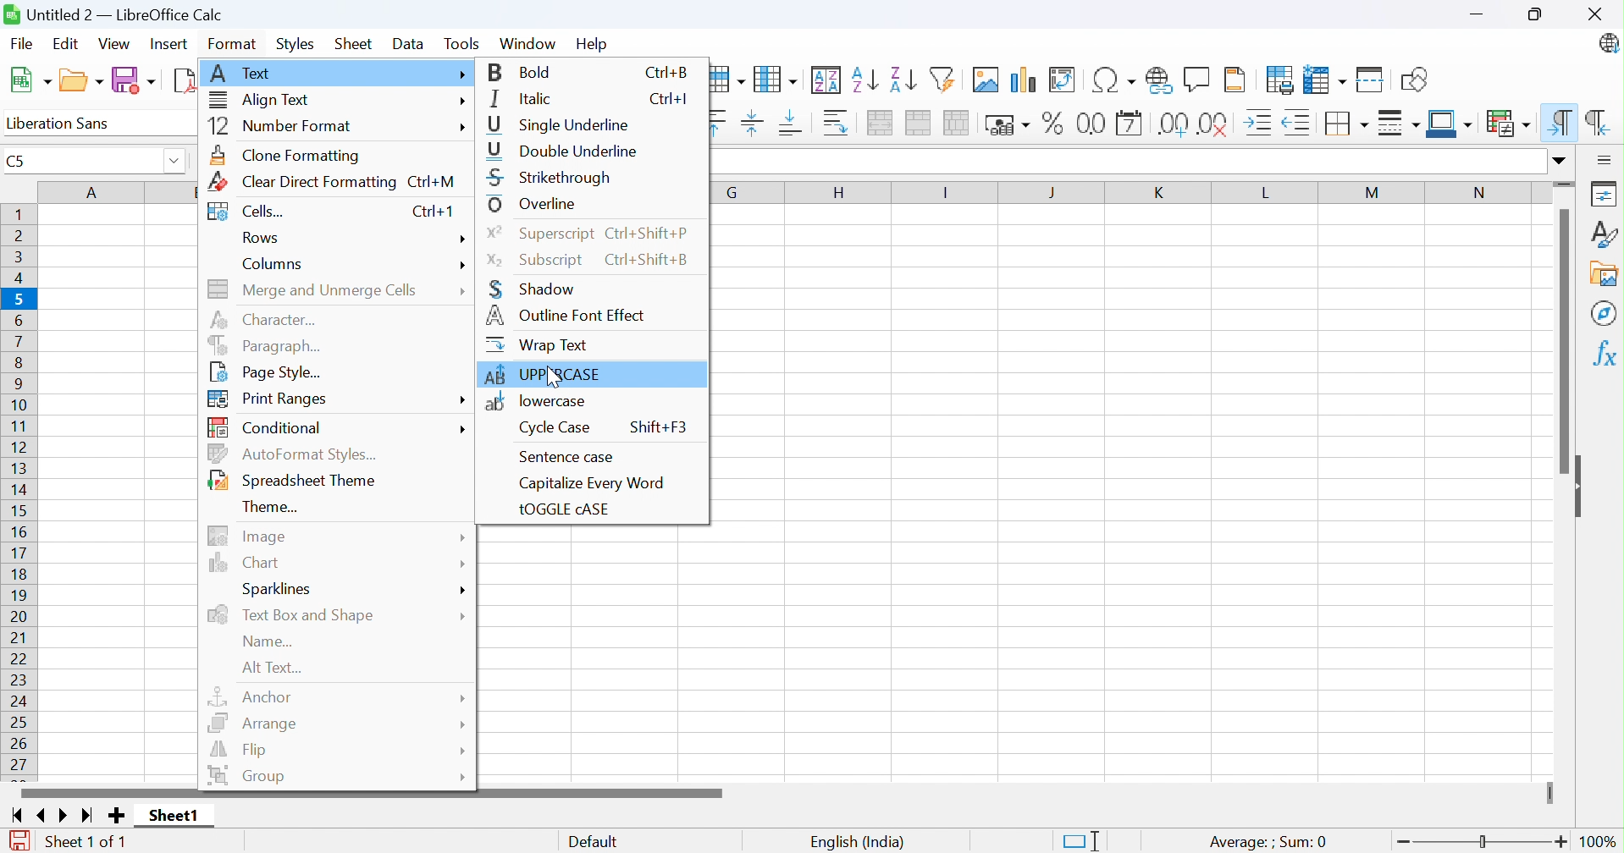 This screenshot has width=1624, height=853. Describe the element at coordinates (430, 185) in the screenshot. I see `Ctrl+M` at that location.